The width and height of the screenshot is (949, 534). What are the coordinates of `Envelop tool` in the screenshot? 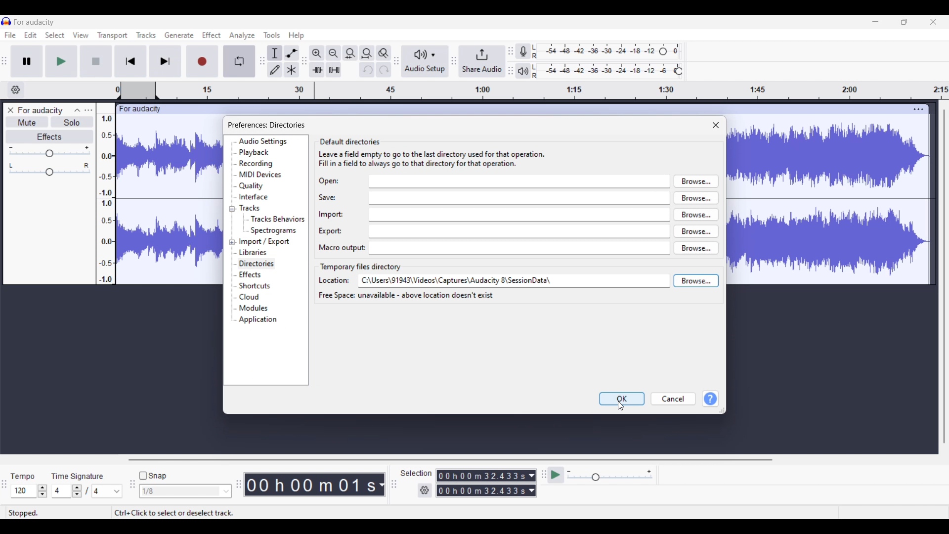 It's located at (292, 53).